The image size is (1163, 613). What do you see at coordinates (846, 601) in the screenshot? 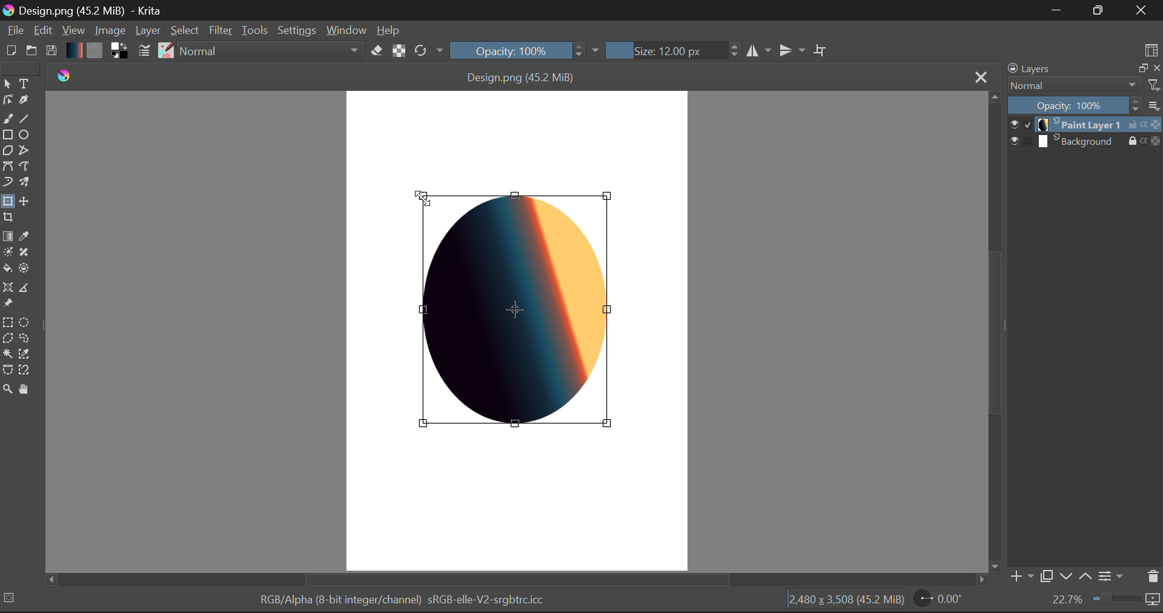
I see `2,480 x 3,508 (45.2 MB)` at bounding box center [846, 601].